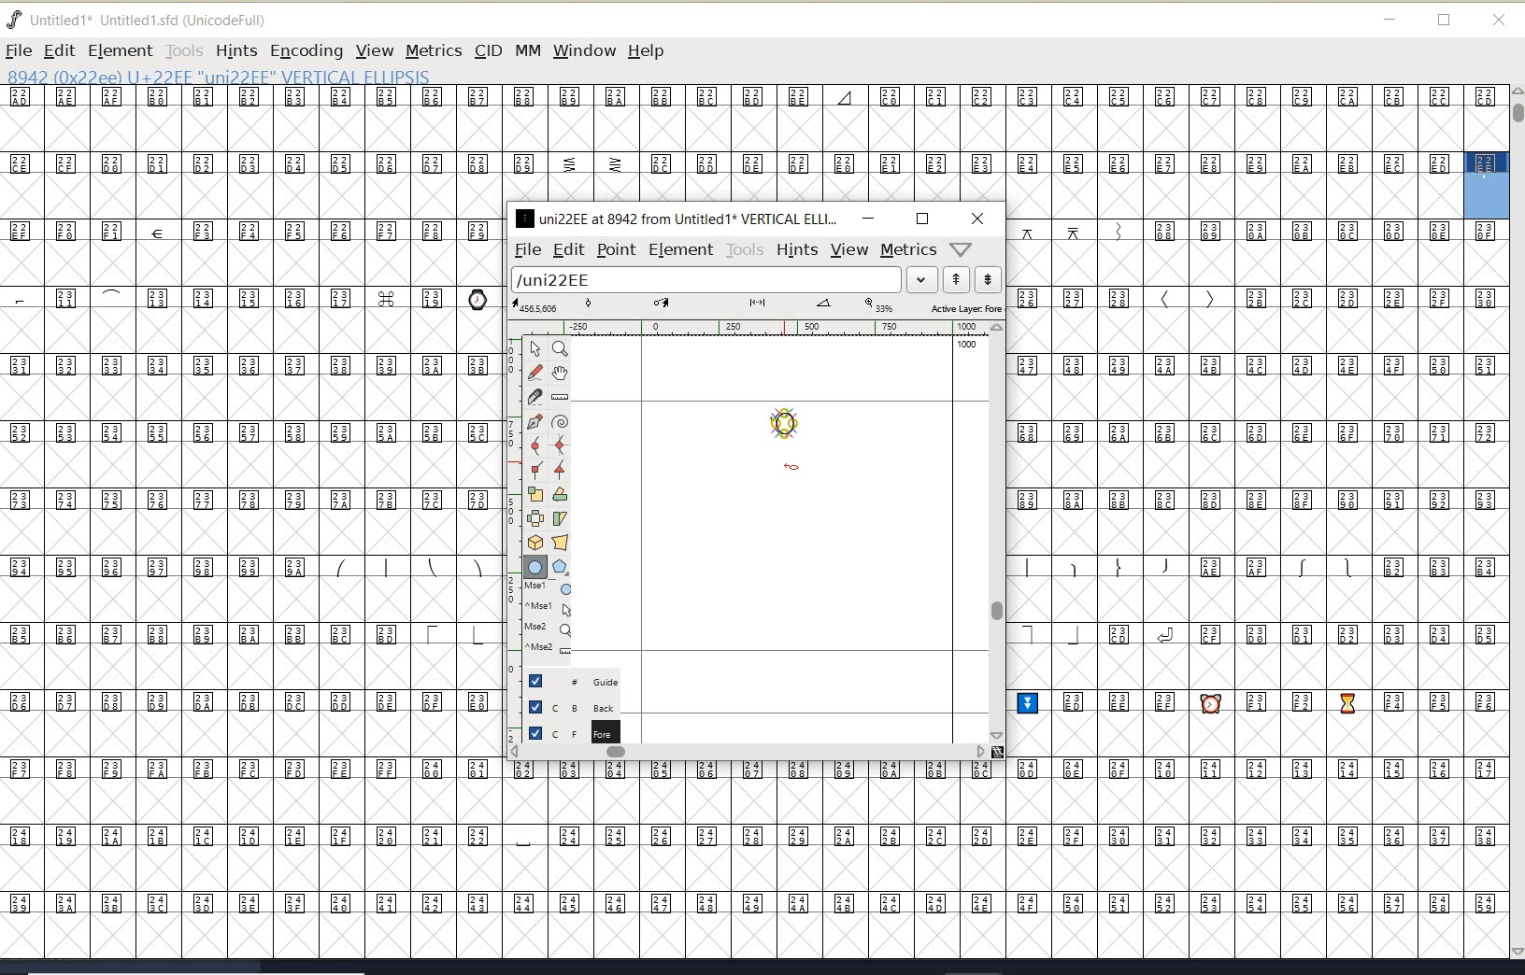 The height and width of the screenshot is (975, 1525). I want to click on perform a perspective transformation on the selection, so click(561, 542).